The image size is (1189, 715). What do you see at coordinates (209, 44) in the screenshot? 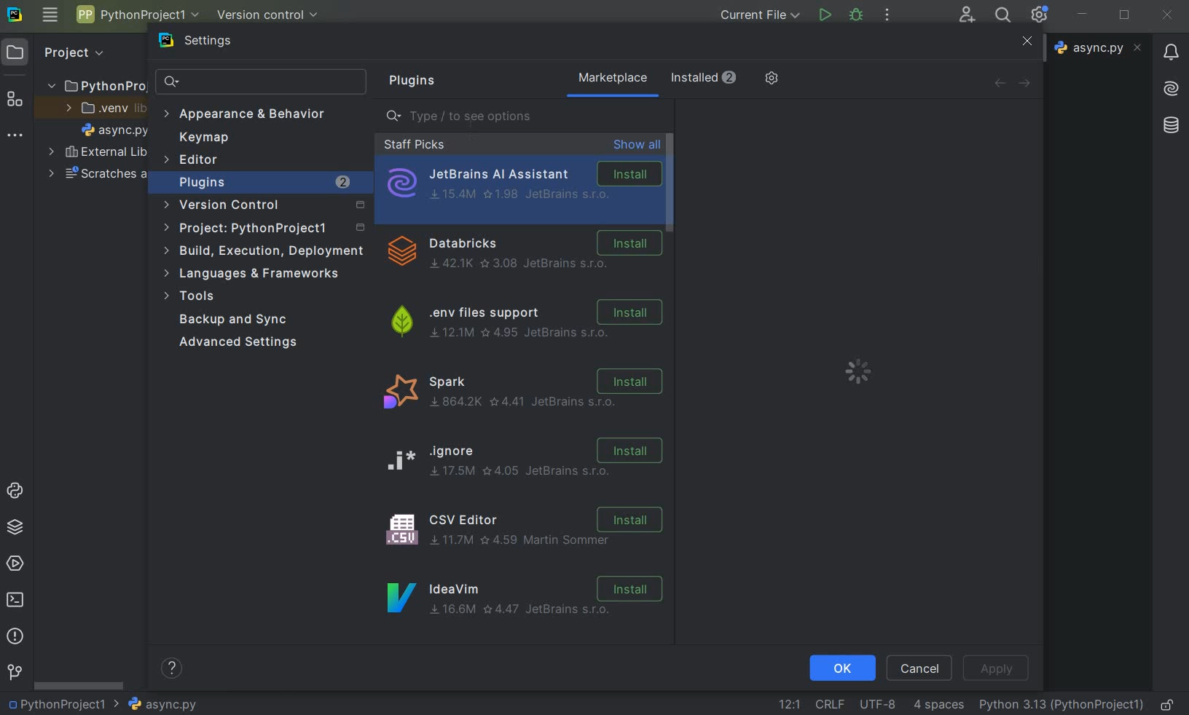
I see `settings` at bounding box center [209, 44].